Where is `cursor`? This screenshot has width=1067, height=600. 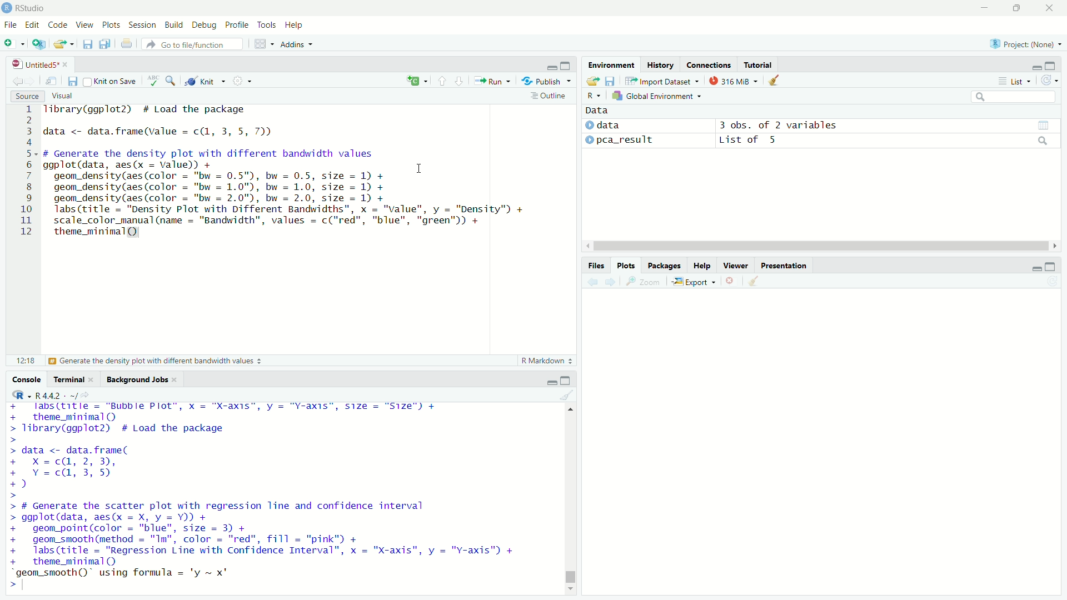 cursor is located at coordinates (419, 168).